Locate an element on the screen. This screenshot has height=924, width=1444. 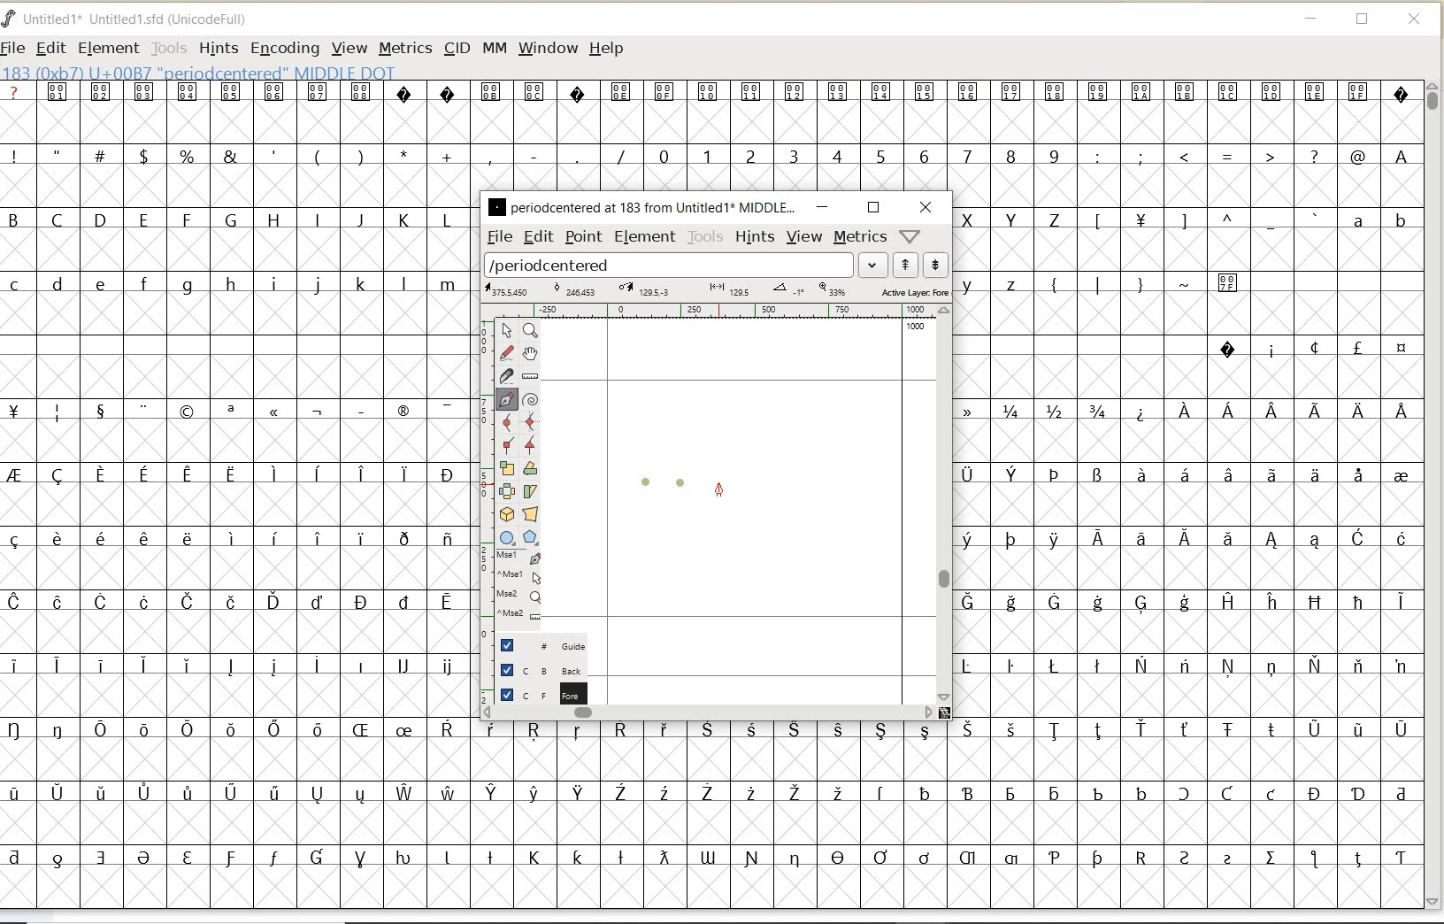
special characters is located at coordinates (1256, 157).